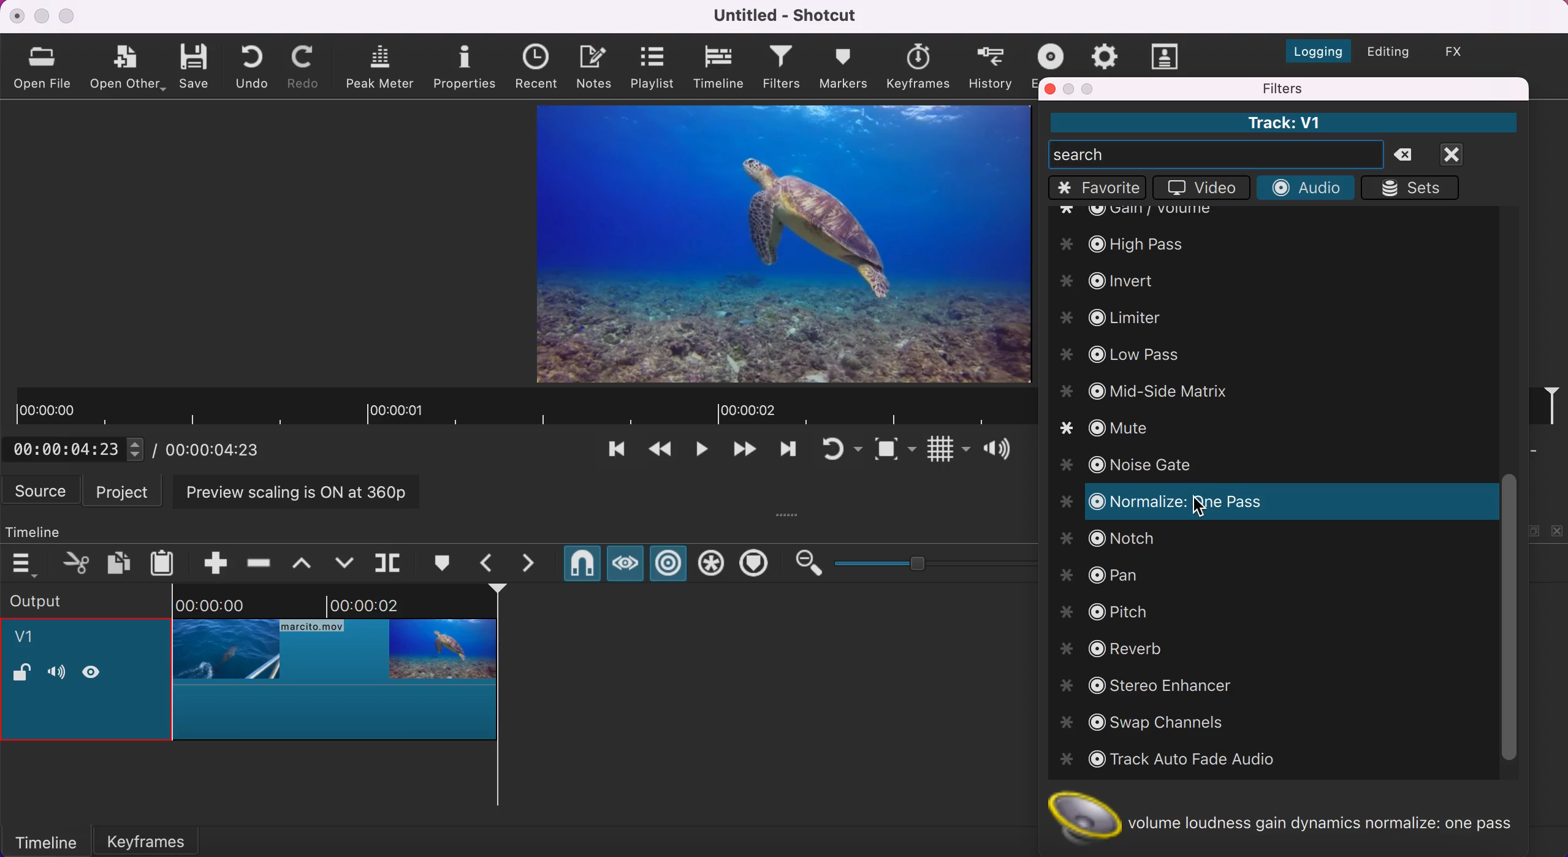 This screenshot has width=1568, height=857. What do you see at coordinates (79, 449) in the screenshot?
I see `current position` at bounding box center [79, 449].